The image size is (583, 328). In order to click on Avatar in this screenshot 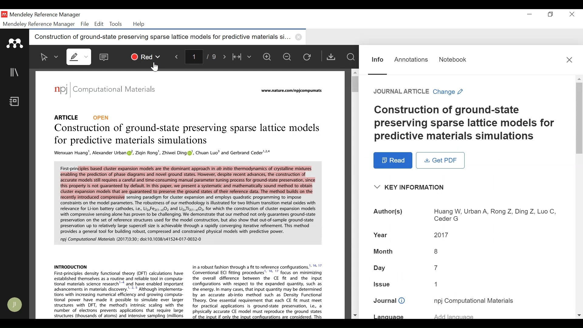, I will do `click(14, 305)`.